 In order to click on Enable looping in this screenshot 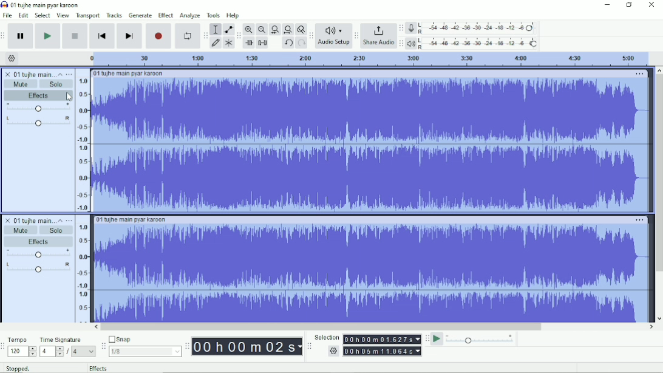, I will do `click(188, 36)`.